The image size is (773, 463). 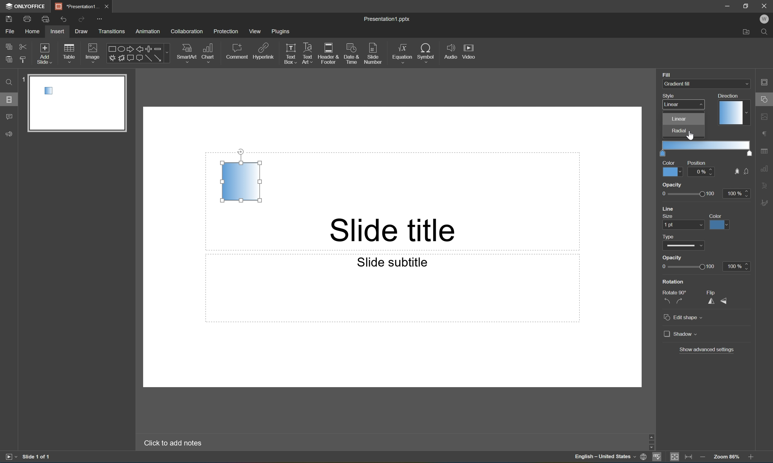 What do you see at coordinates (186, 52) in the screenshot?
I see `SmartArt` at bounding box center [186, 52].